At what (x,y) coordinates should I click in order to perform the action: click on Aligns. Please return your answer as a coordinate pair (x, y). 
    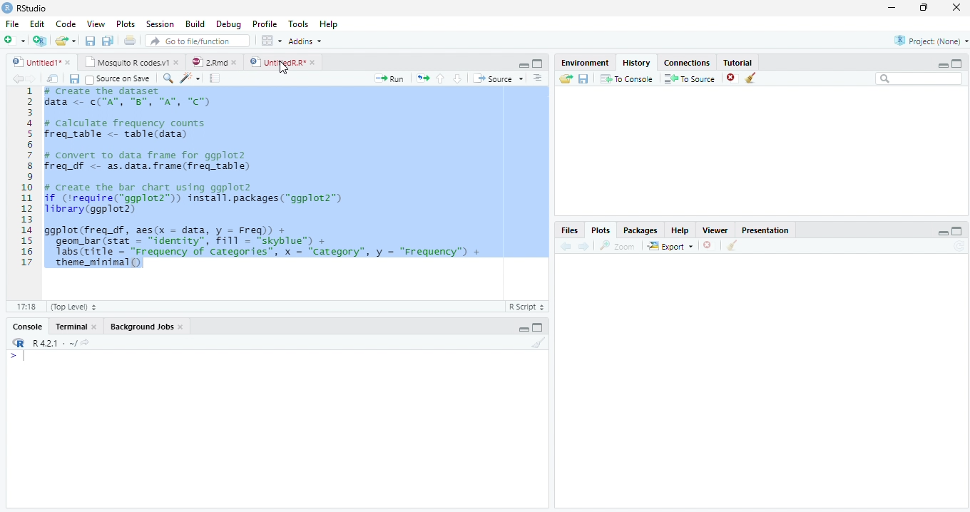
    Looking at the image, I should click on (538, 78).